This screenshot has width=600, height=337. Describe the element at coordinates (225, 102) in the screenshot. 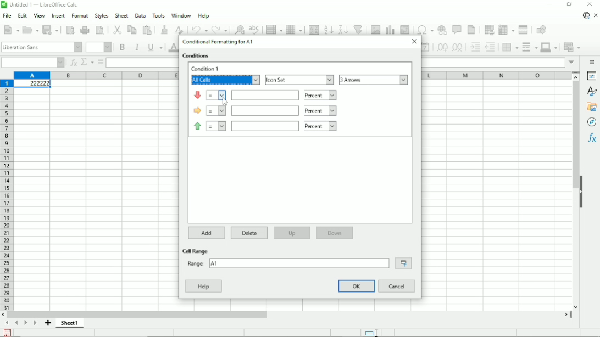

I see `cursor` at that location.